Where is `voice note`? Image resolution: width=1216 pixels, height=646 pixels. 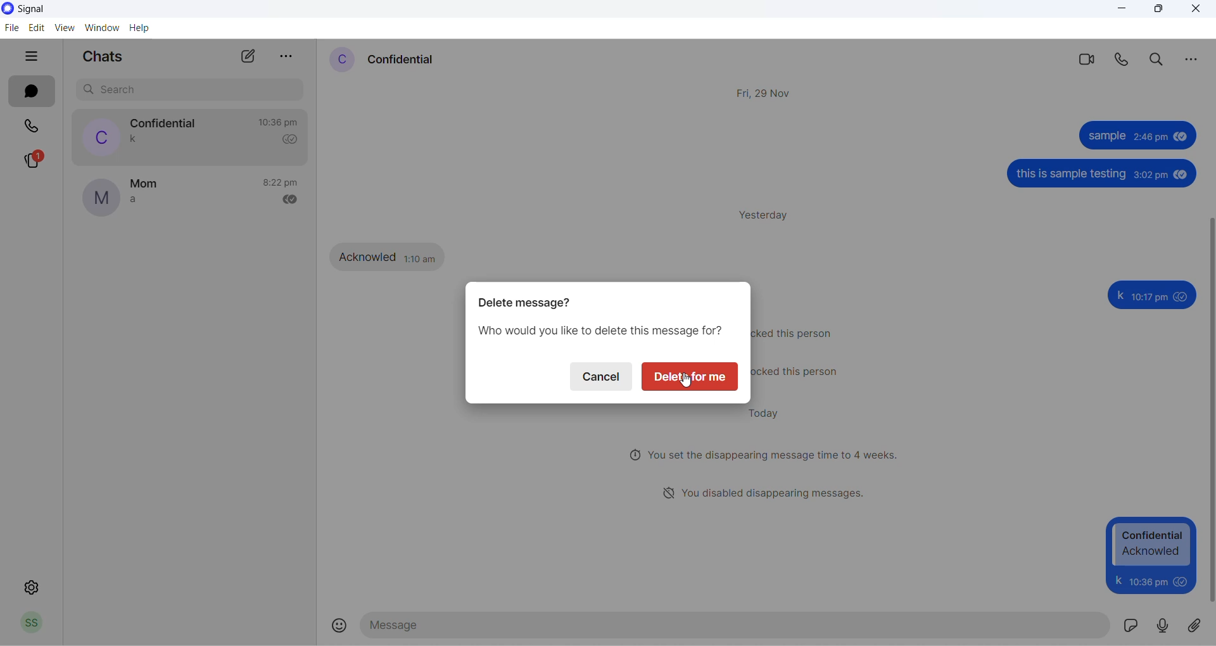
voice note is located at coordinates (1162, 626).